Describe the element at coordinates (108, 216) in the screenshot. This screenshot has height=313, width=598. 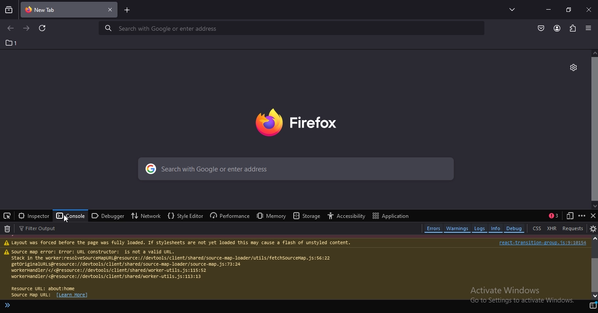
I see `debugger` at that location.